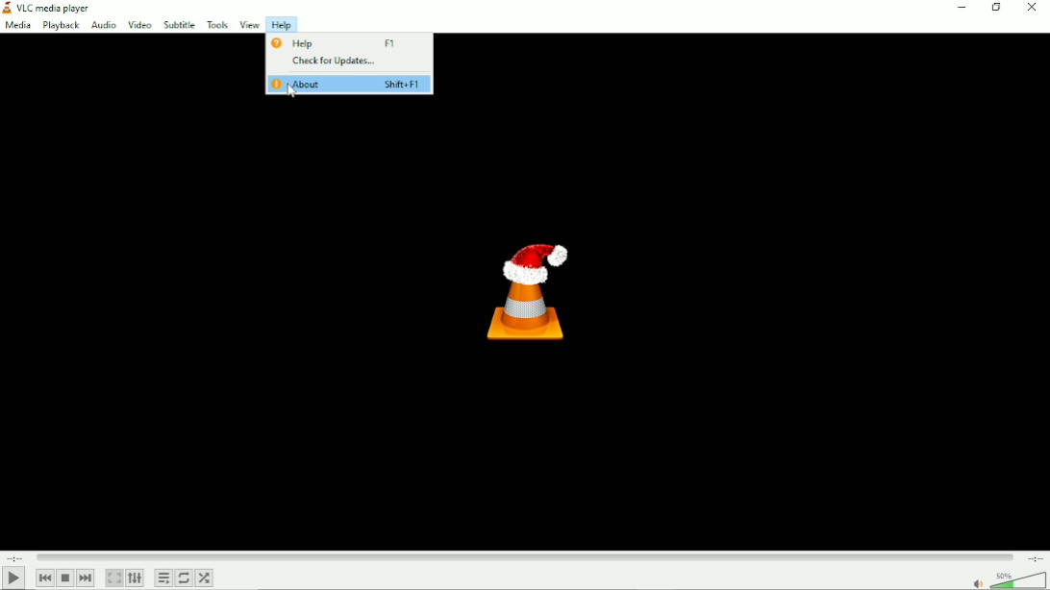  Describe the element at coordinates (135, 578) in the screenshot. I see `Show extended settings` at that location.